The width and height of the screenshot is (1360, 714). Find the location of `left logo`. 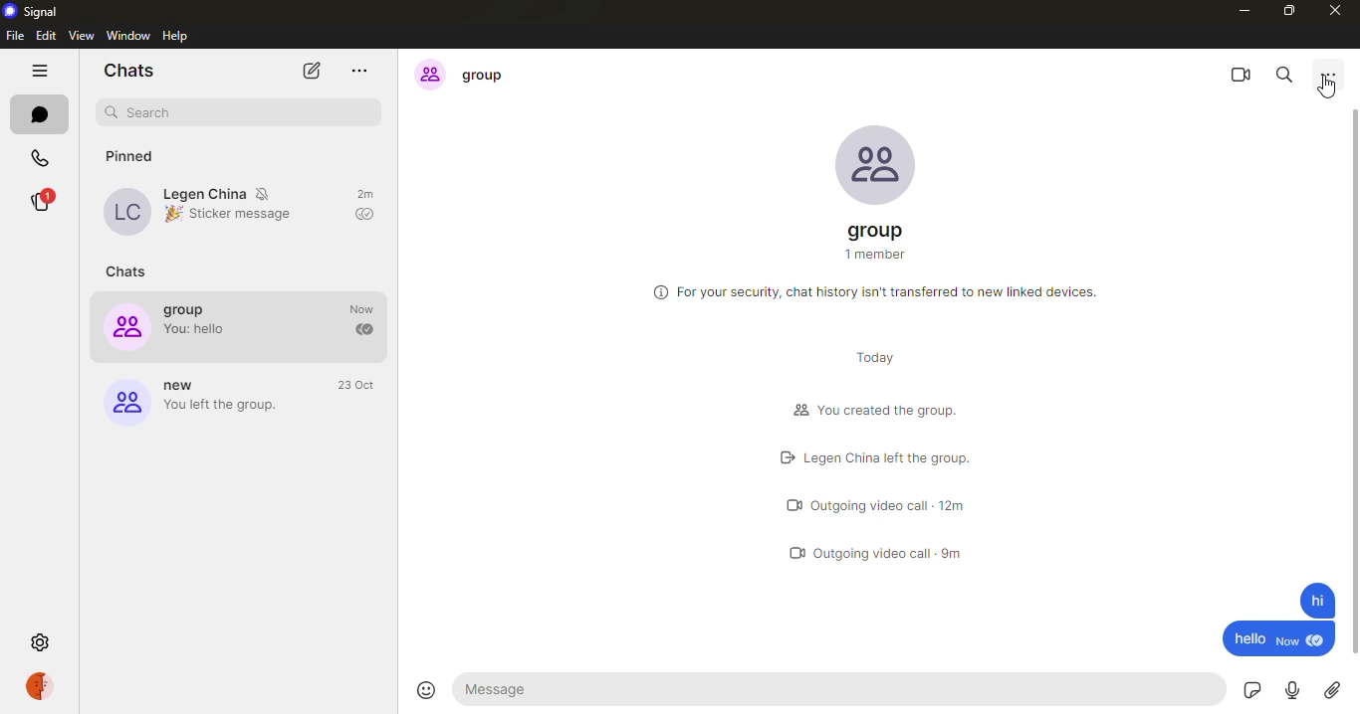

left logo is located at coordinates (781, 459).